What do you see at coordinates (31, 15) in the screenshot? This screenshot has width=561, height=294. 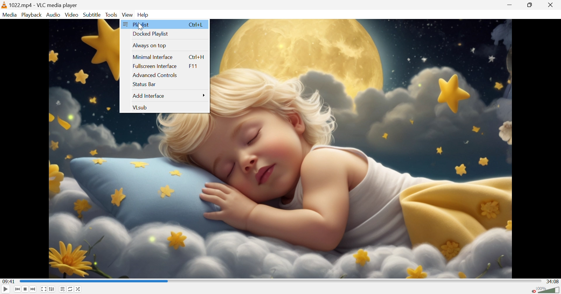 I see `Playback` at bounding box center [31, 15].